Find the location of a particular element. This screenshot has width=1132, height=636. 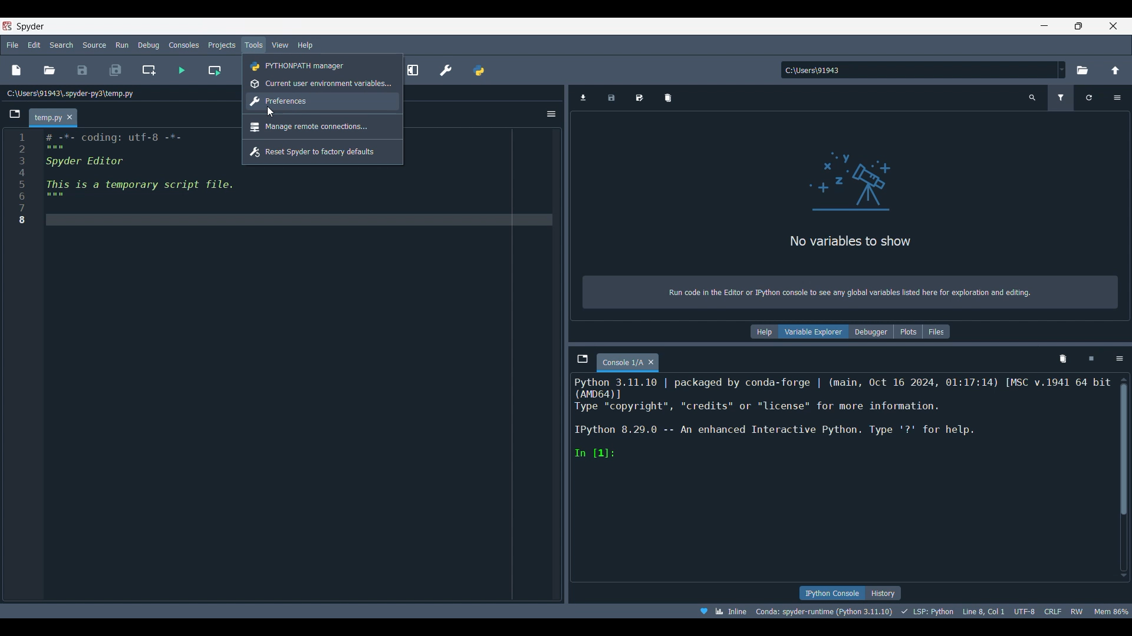

Interrupt kernel is located at coordinates (1091, 359).